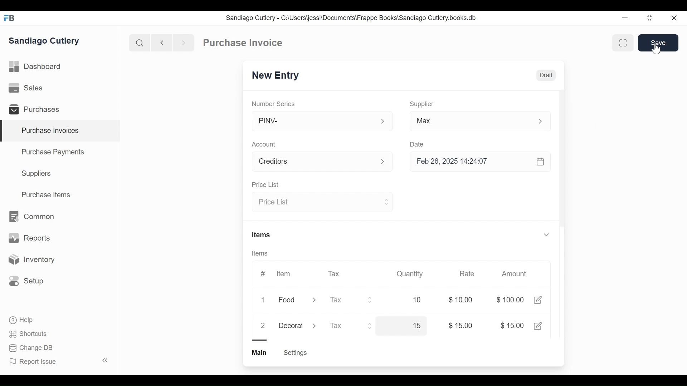 This screenshot has height=386, width=687. Describe the element at coordinates (476, 162) in the screenshot. I see `Feb 26, 2025 14:24:07` at that location.